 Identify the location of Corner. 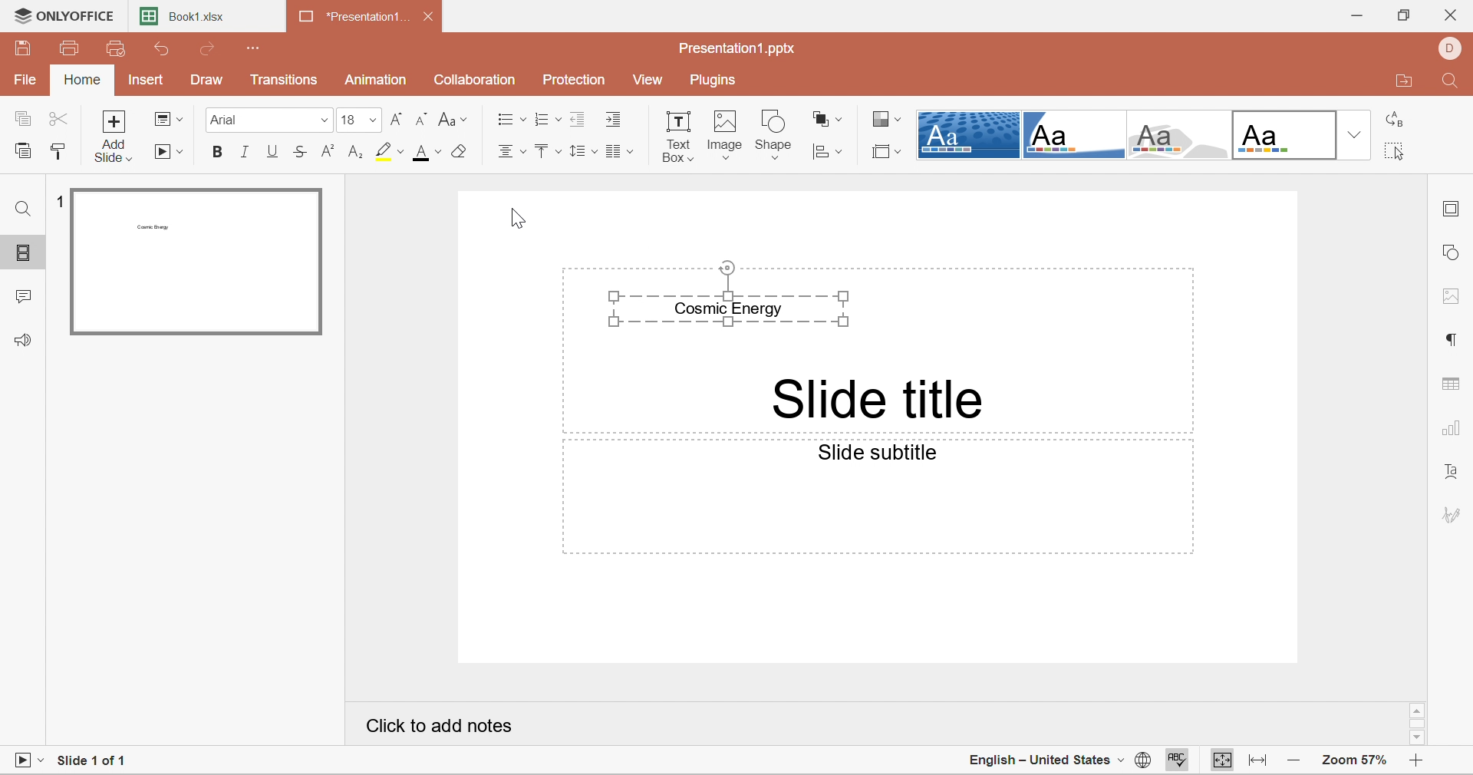
(1078, 137).